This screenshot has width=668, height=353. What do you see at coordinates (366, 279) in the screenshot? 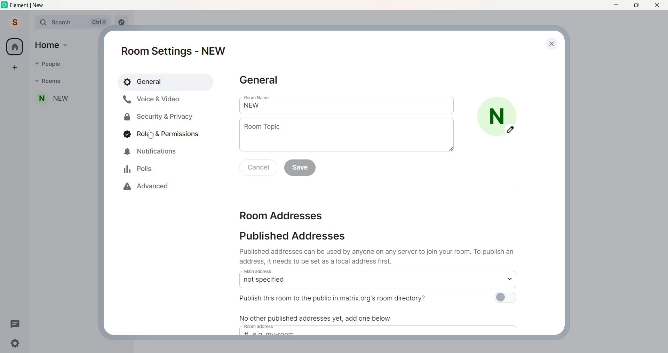
I see `main address` at bounding box center [366, 279].